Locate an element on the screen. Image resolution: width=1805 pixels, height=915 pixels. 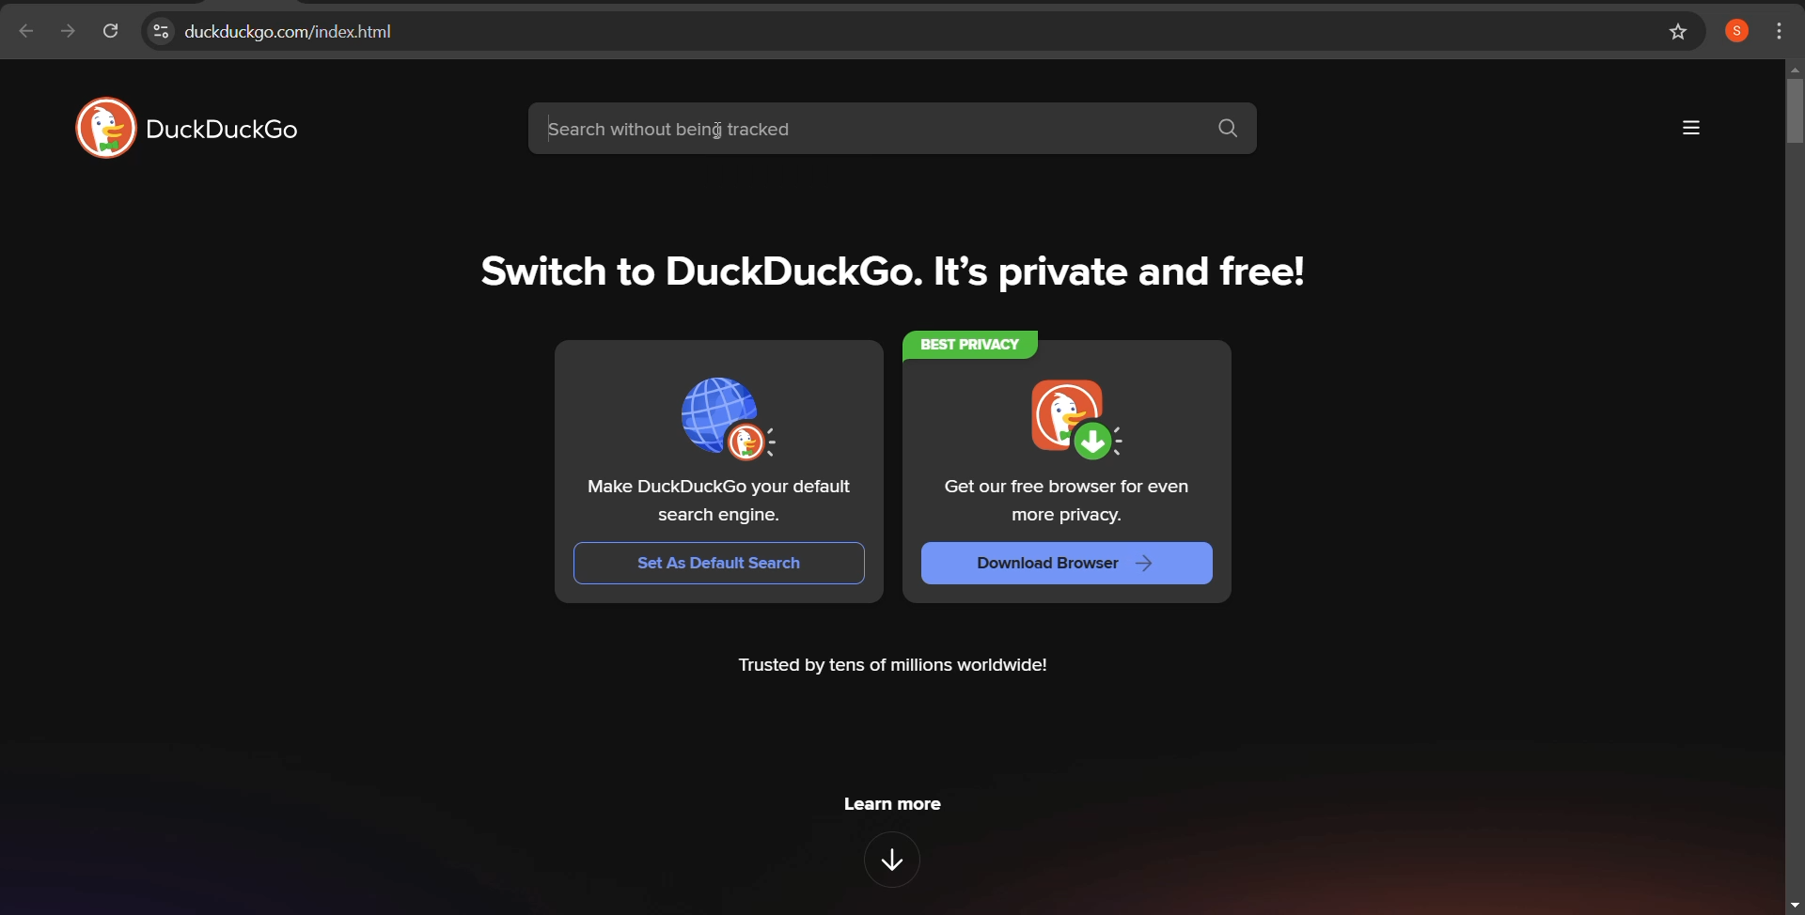
Get our free browser for even more privacy.  is located at coordinates (1074, 502).